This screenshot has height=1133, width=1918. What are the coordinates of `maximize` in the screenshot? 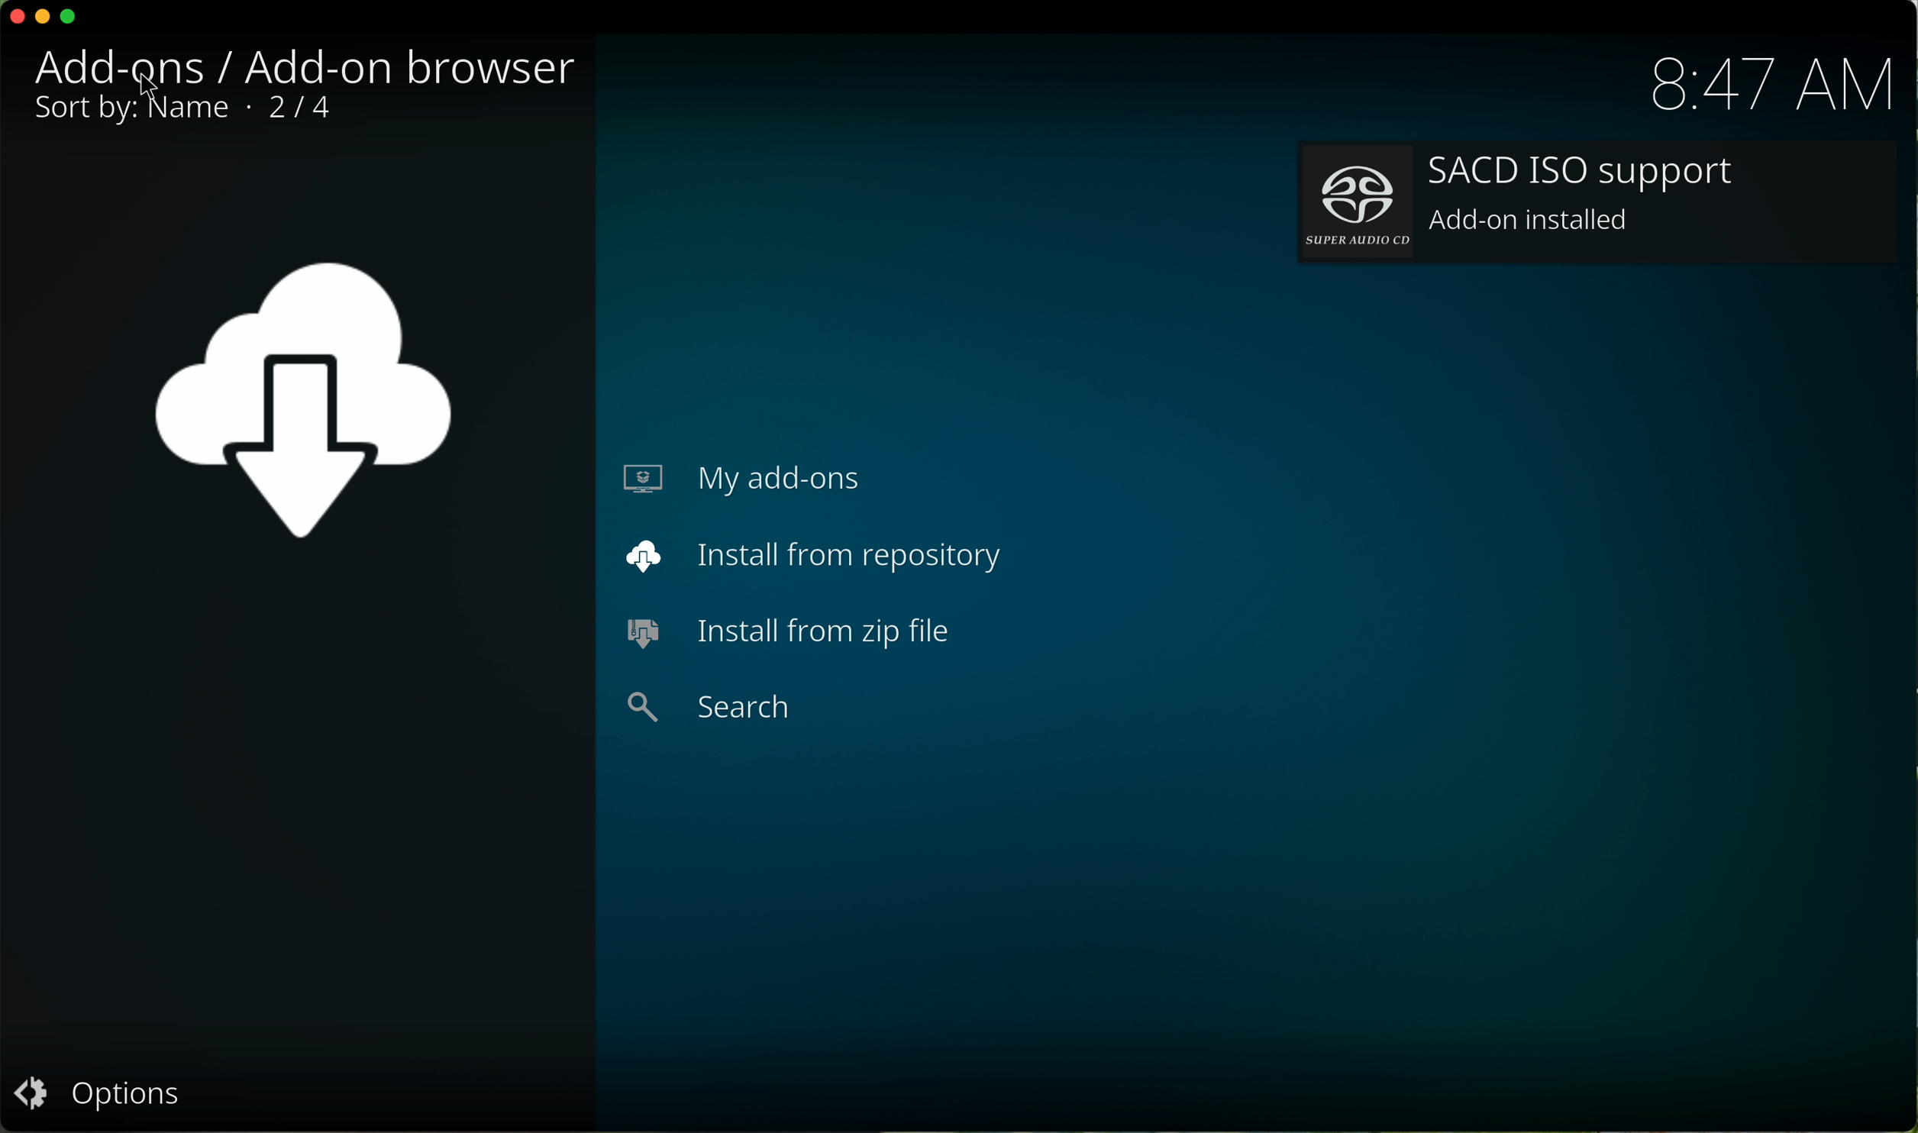 It's located at (74, 21).